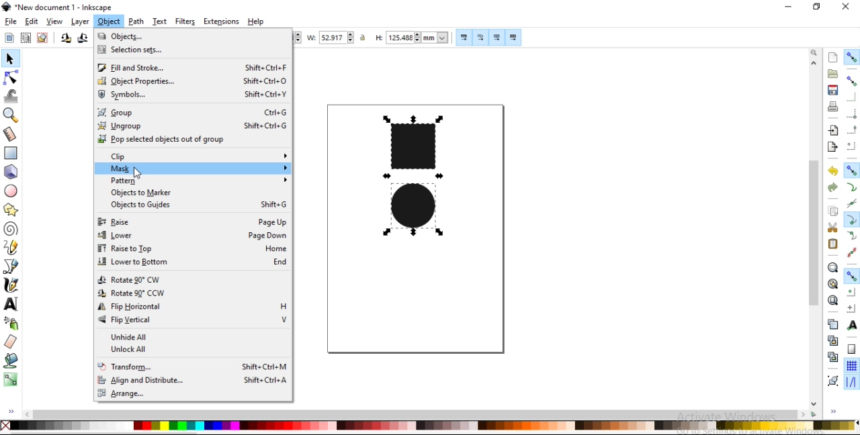 The width and height of the screenshot is (860, 435). I want to click on save document, so click(832, 89).